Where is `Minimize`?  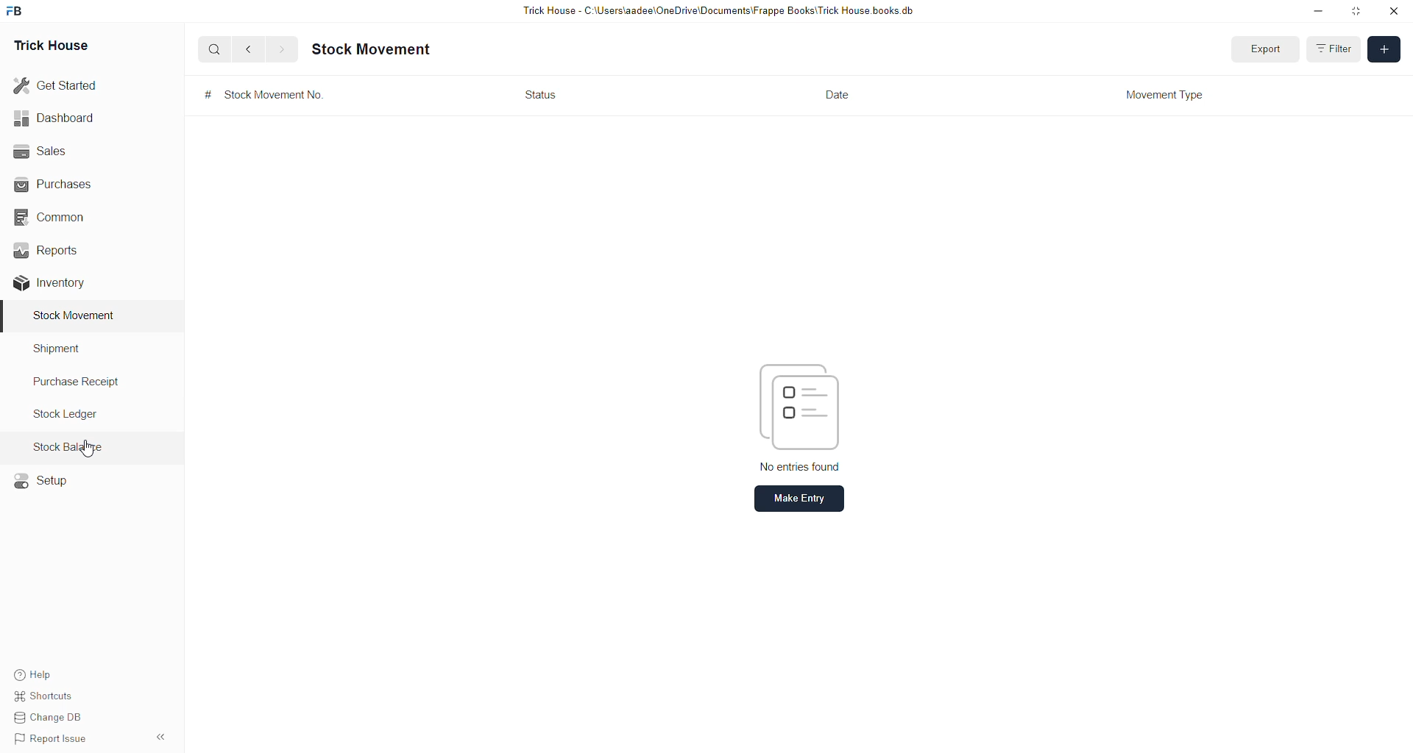
Minimize is located at coordinates (1317, 14).